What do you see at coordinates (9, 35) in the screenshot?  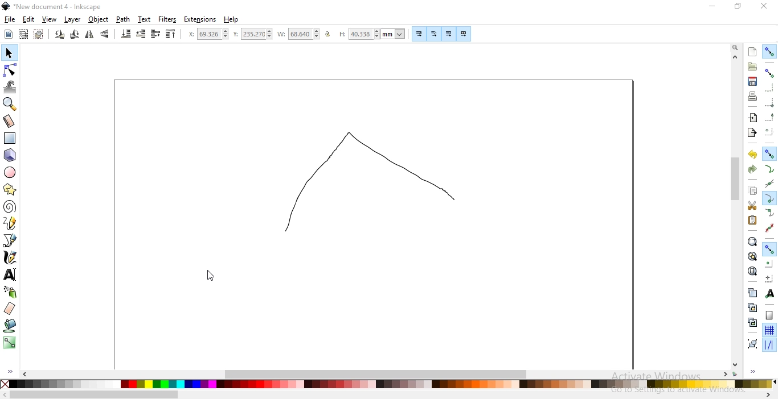 I see `select all objects or all nodes` at bounding box center [9, 35].